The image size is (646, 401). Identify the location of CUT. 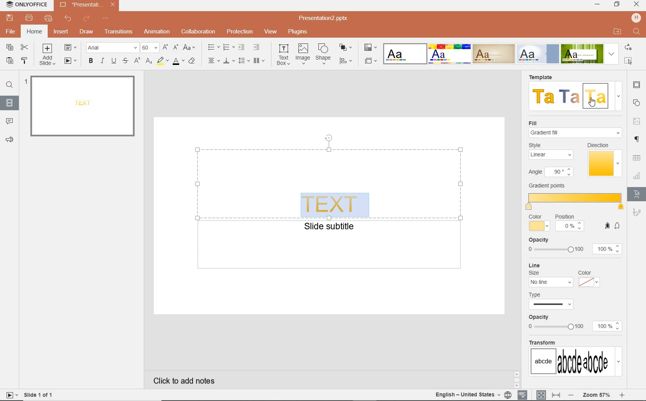
(25, 48).